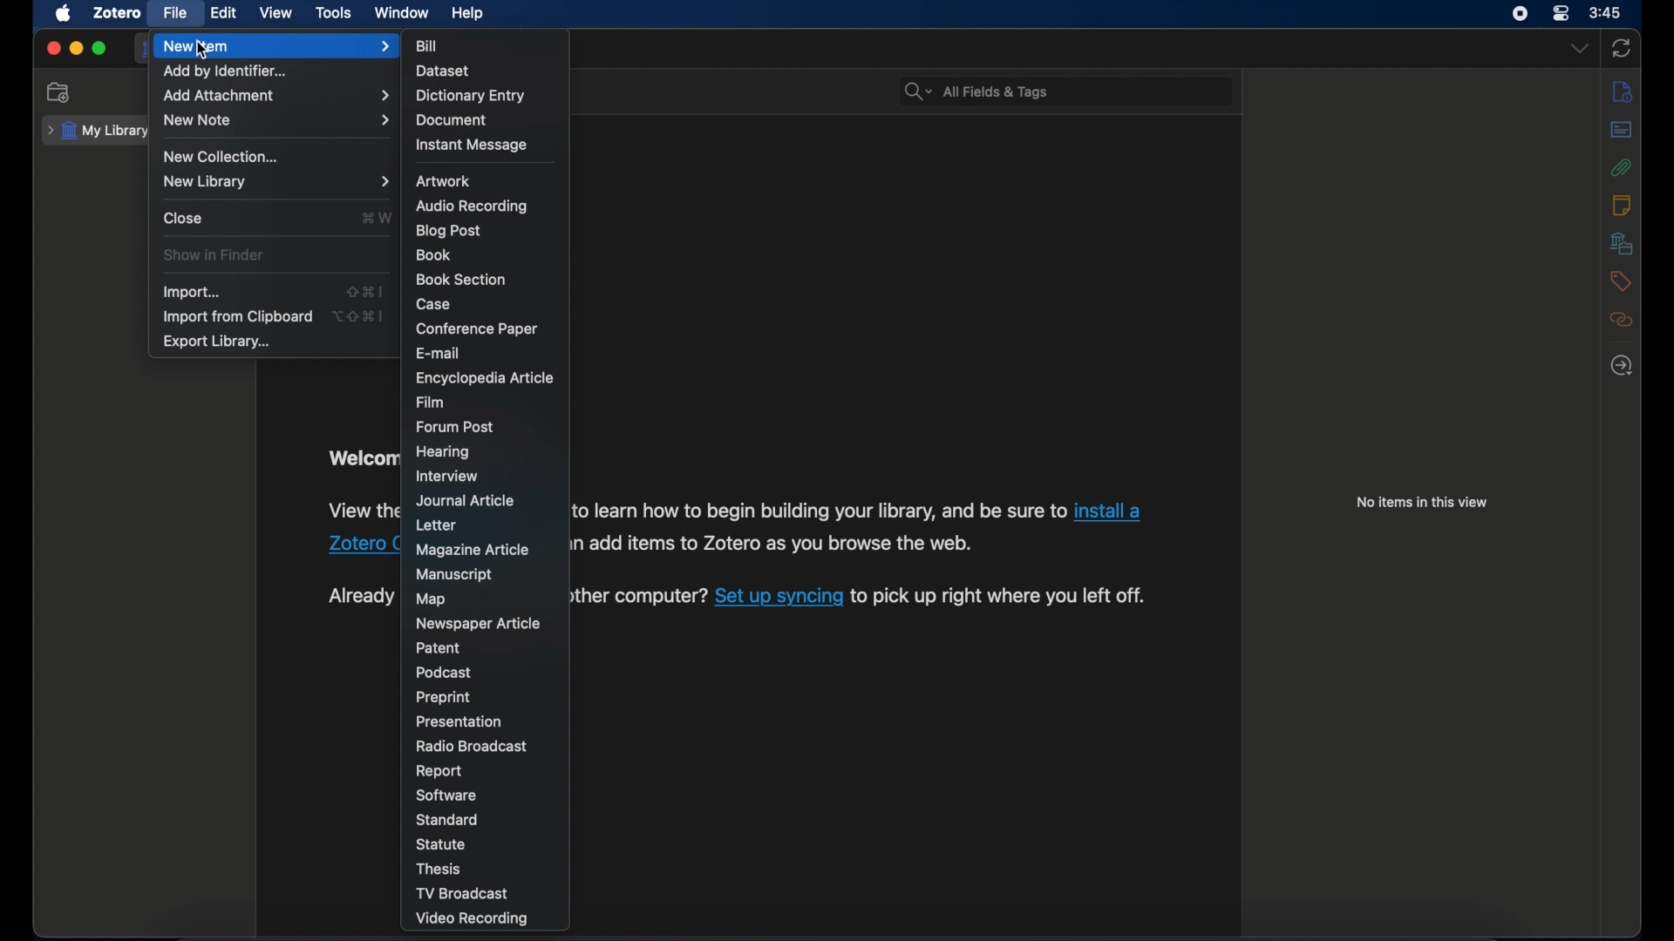  What do you see at coordinates (480, 622) in the screenshot?
I see `newspaper article` at bounding box center [480, 622].